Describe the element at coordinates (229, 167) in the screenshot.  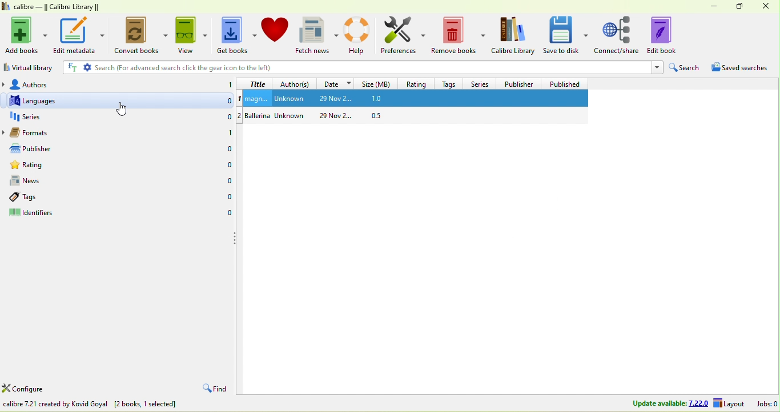
I see `0` at that location.